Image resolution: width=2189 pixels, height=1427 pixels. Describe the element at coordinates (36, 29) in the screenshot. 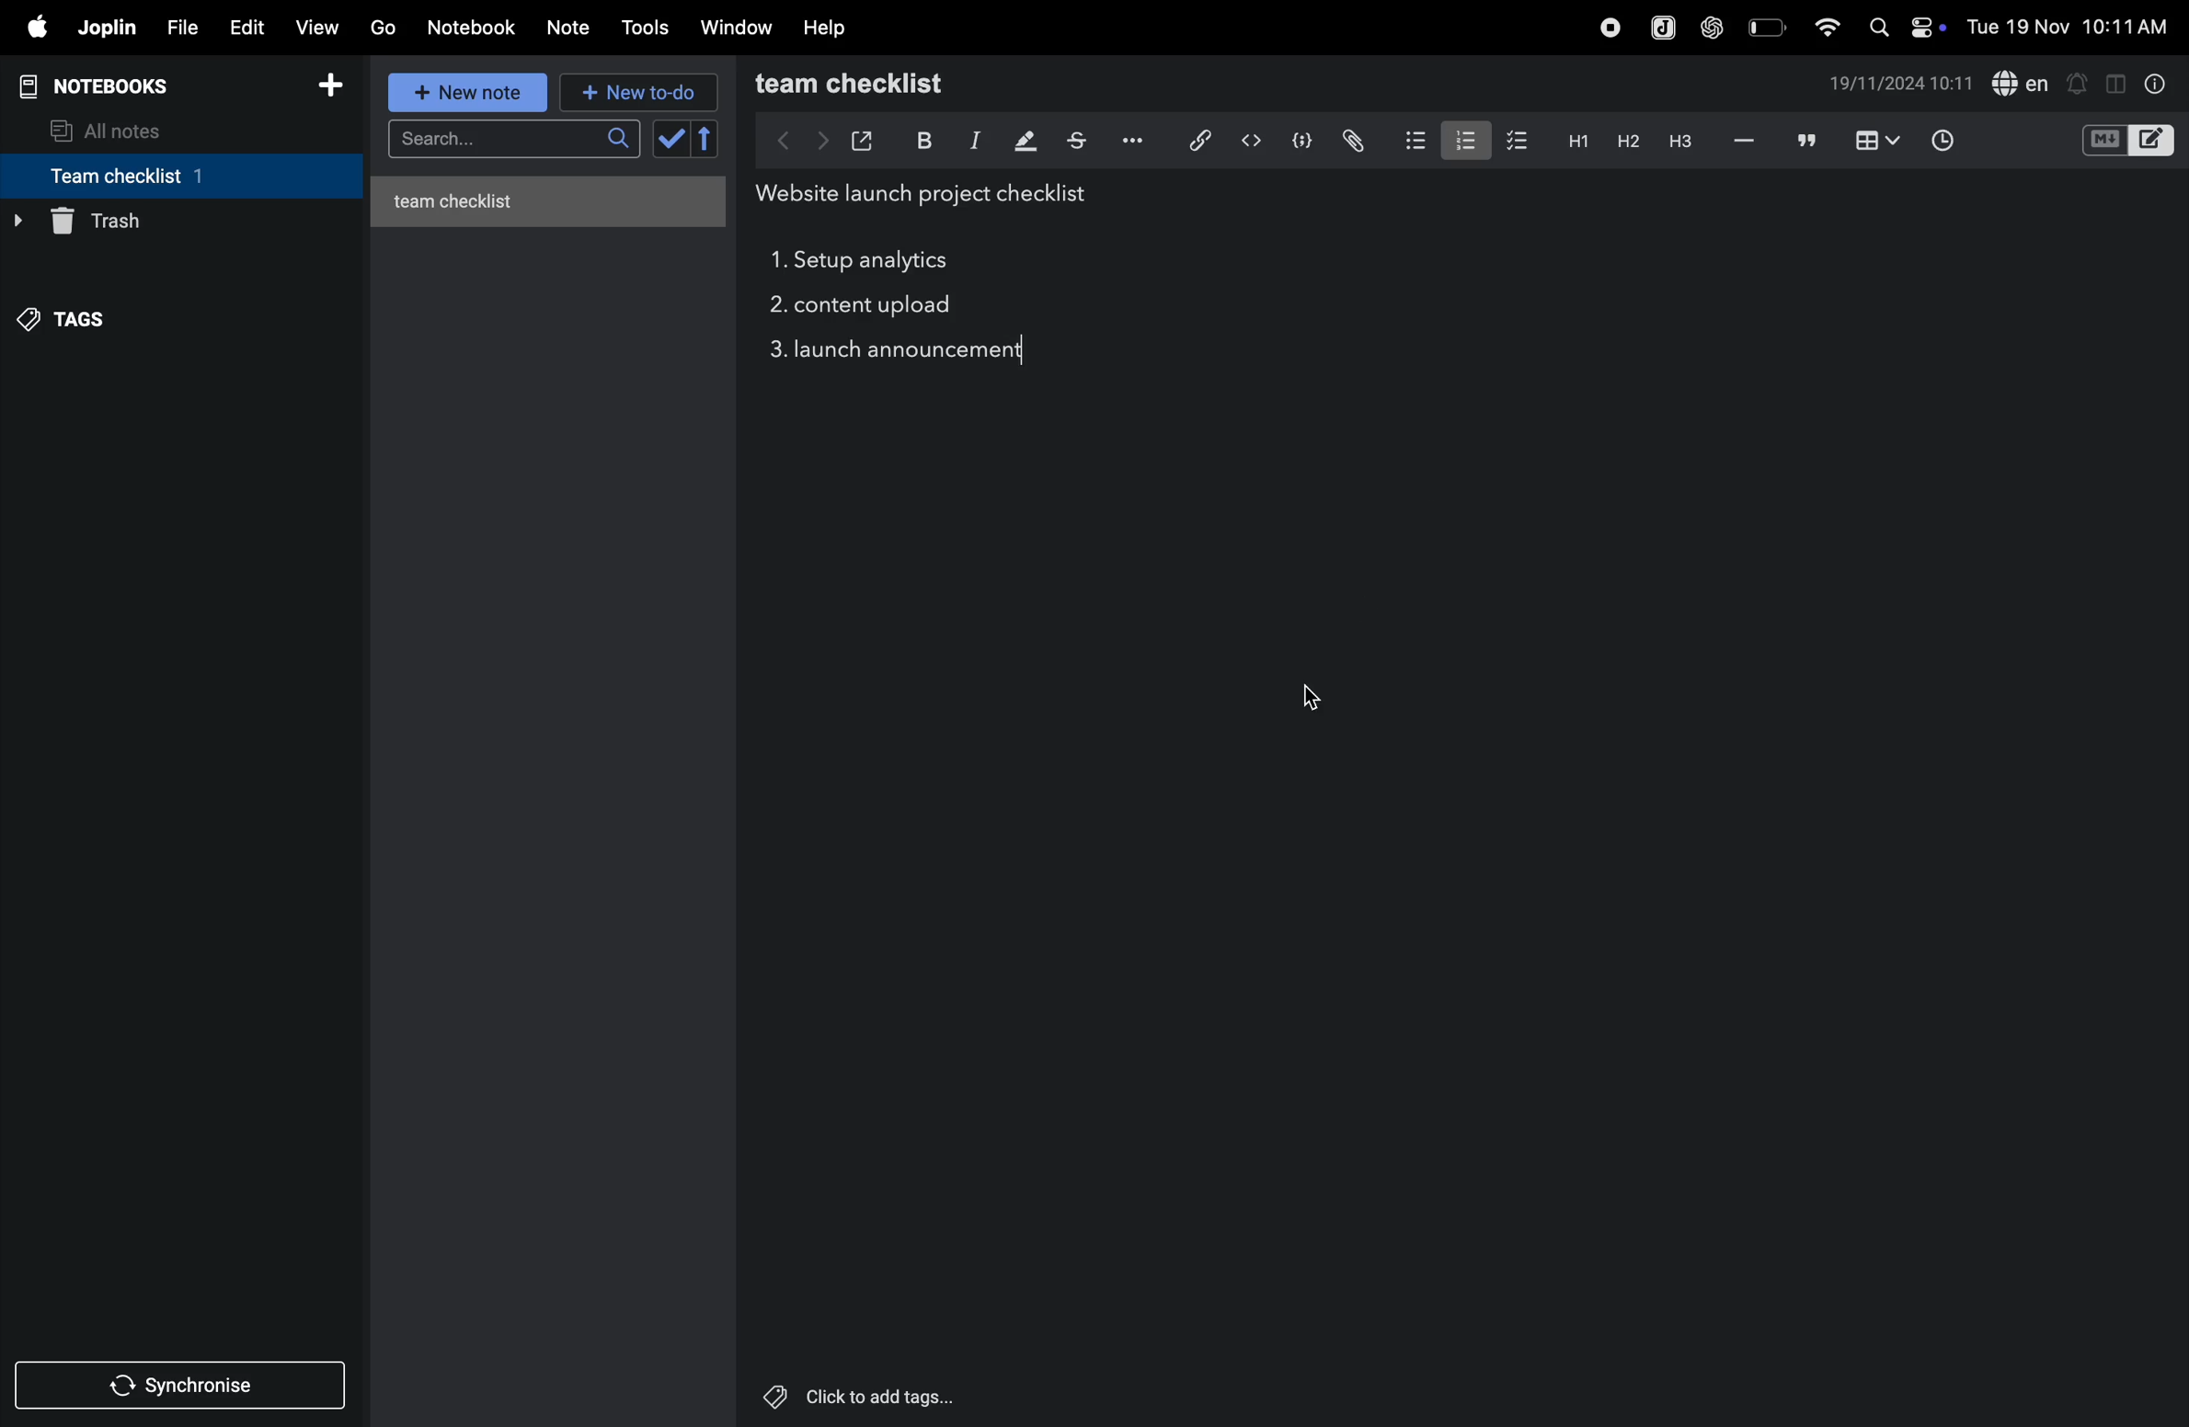

I see `apple menu` at that location.